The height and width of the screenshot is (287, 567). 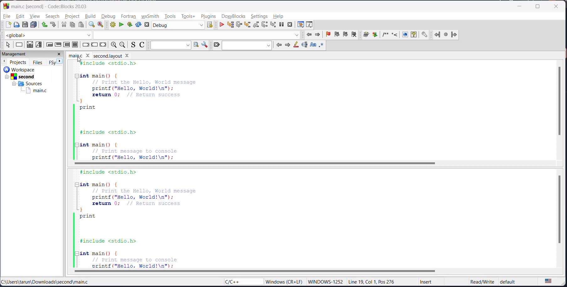 What do you see at coordinates (43, 25) in the screenshot?
I see `undo` at bounding box center [43, 25].